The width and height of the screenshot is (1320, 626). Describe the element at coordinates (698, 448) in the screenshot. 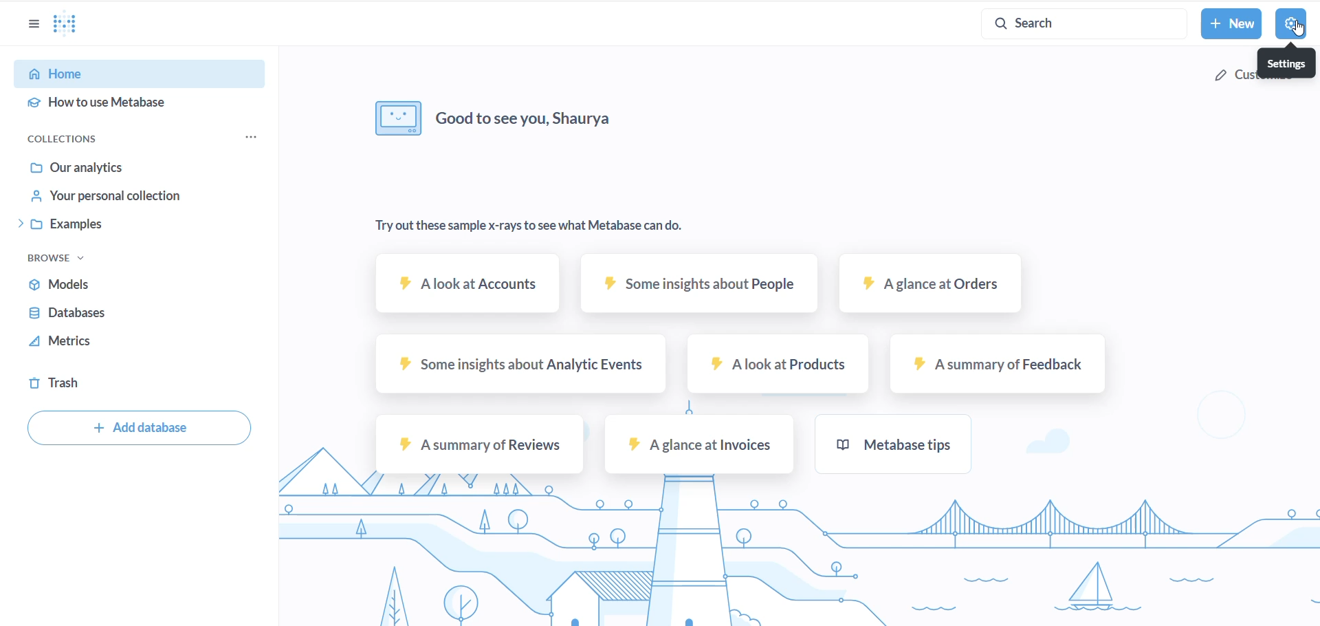

I see `A glance at Invoices sample` at that location.